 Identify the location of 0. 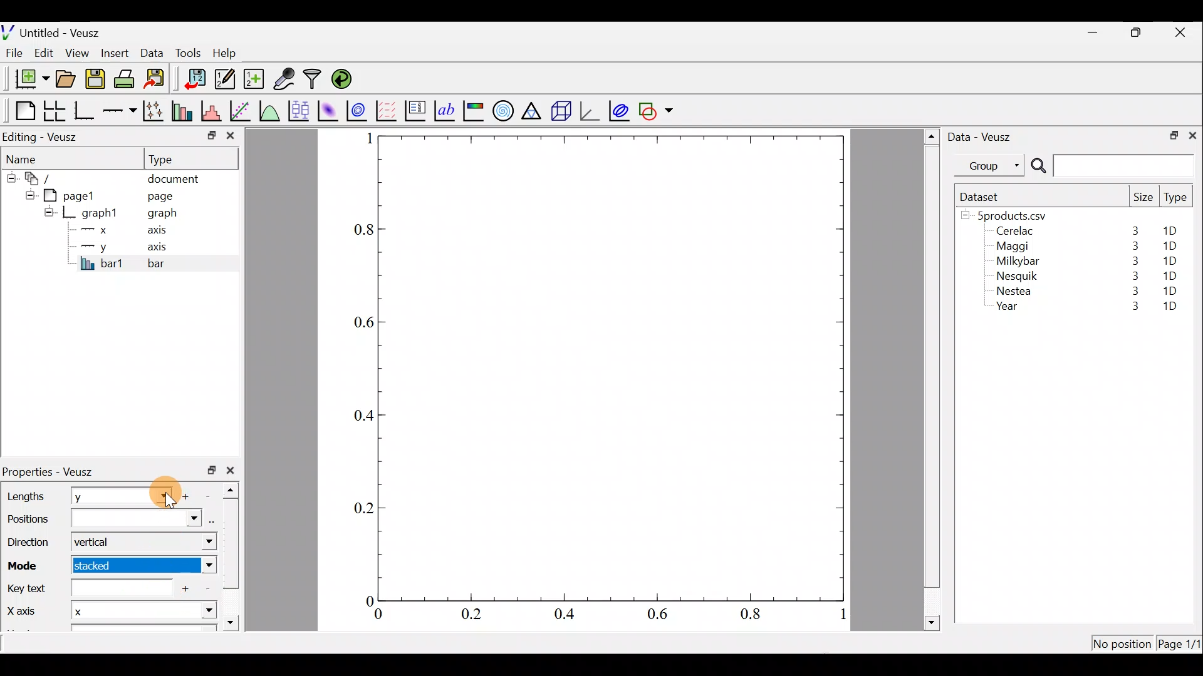
(368, 600).